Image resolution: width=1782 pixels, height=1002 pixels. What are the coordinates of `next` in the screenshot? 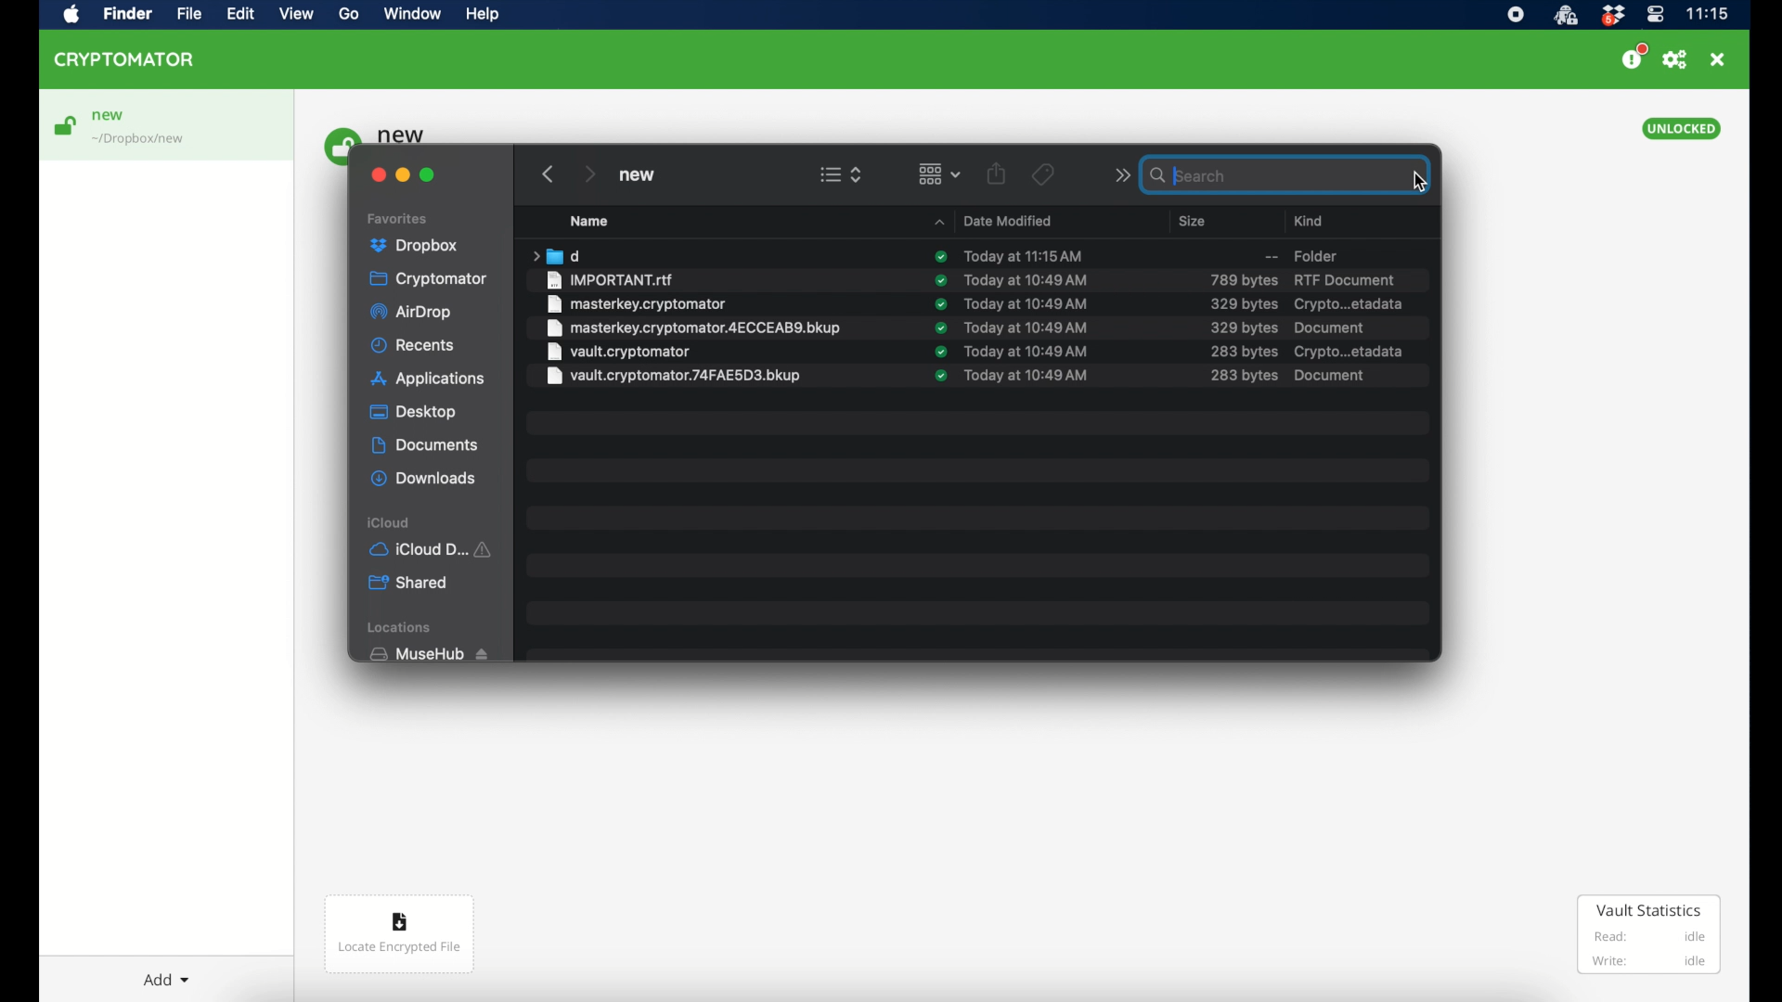 It's located at (592, 171).